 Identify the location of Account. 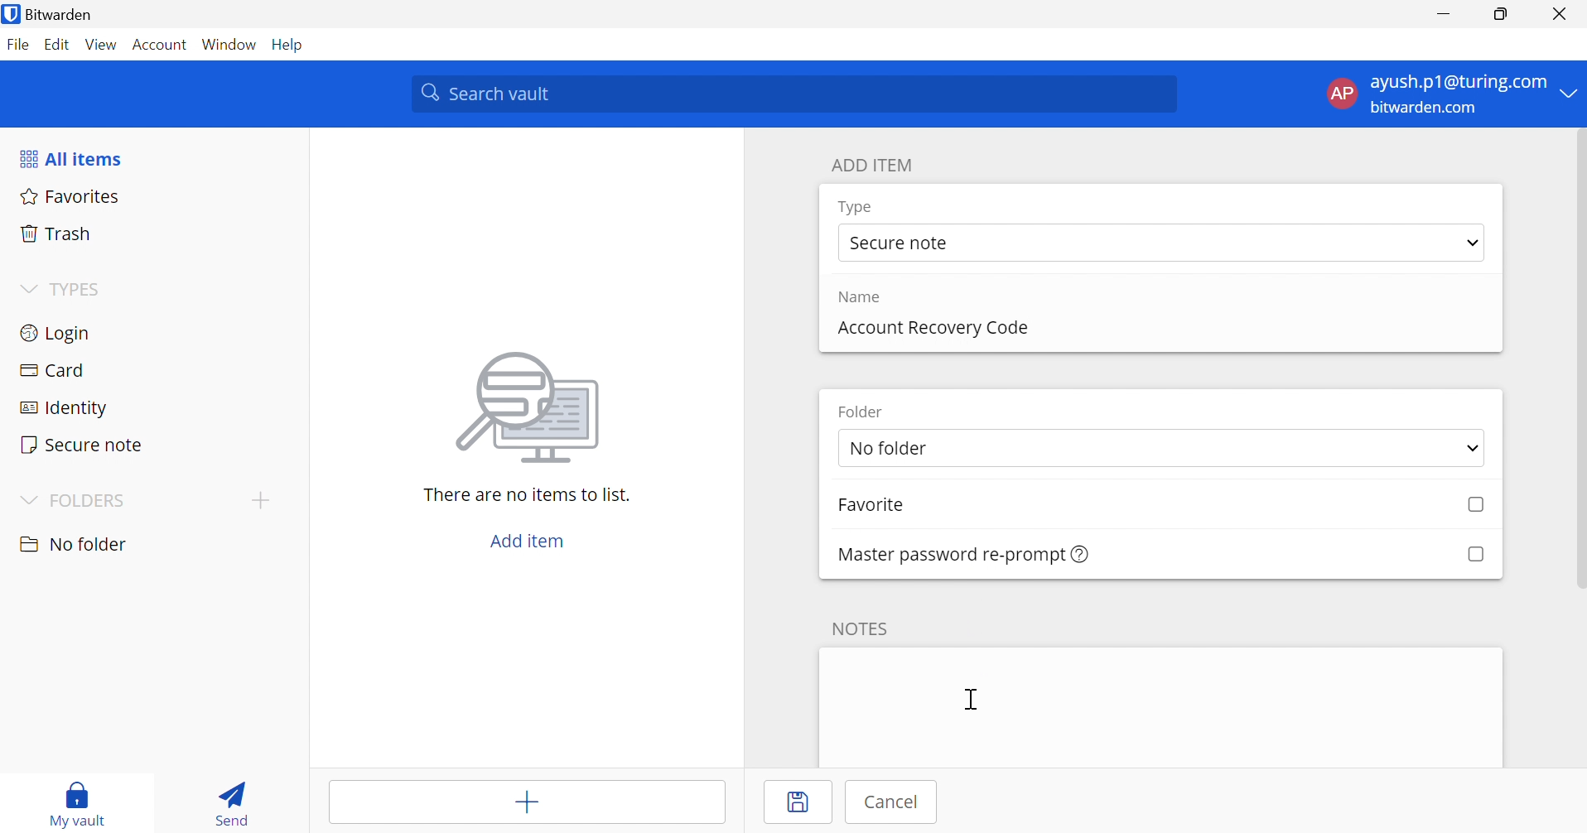
(160, 46).